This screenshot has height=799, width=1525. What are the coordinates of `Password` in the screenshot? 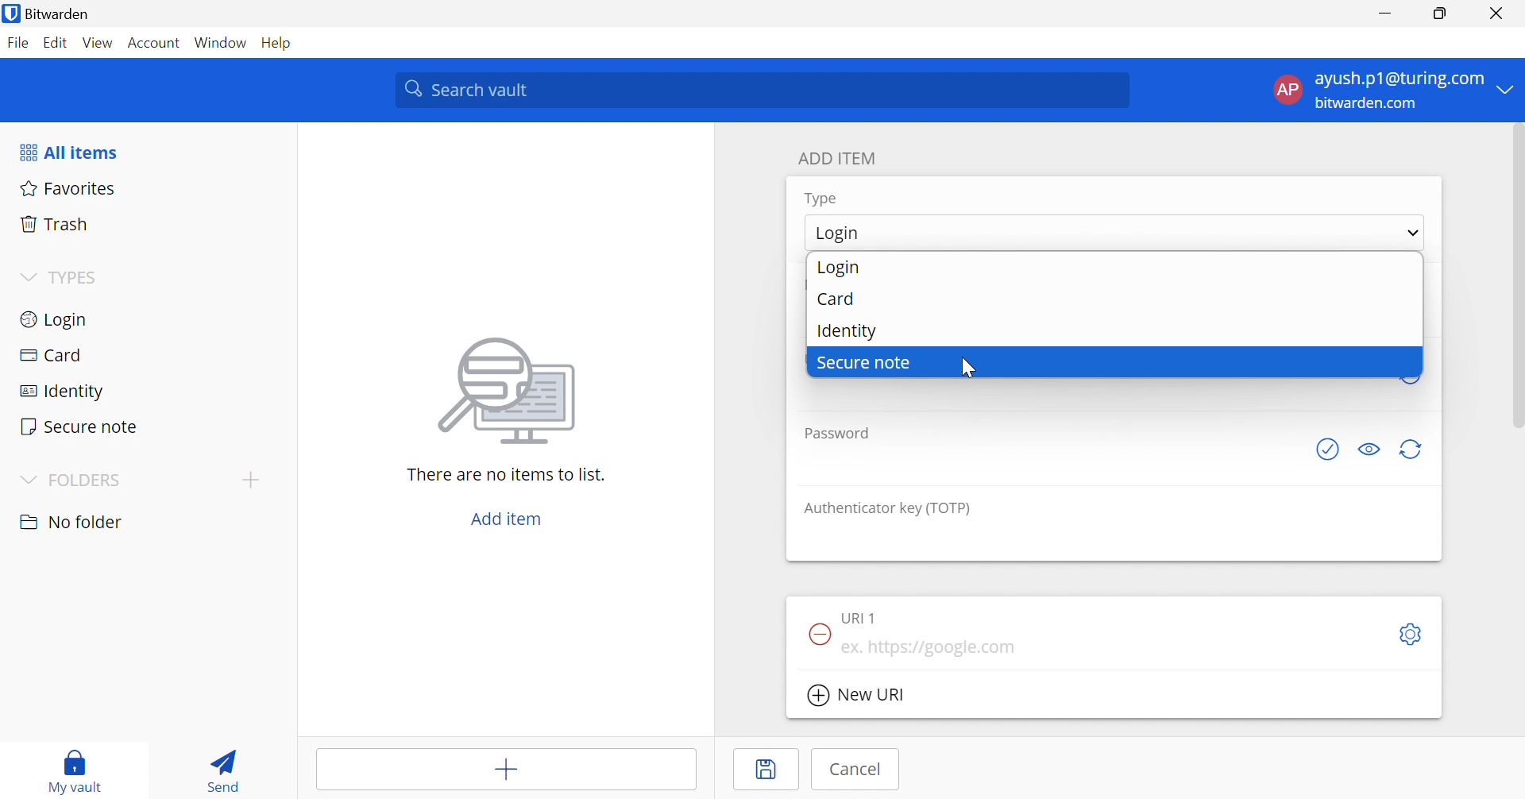 It's located at (838, 435).